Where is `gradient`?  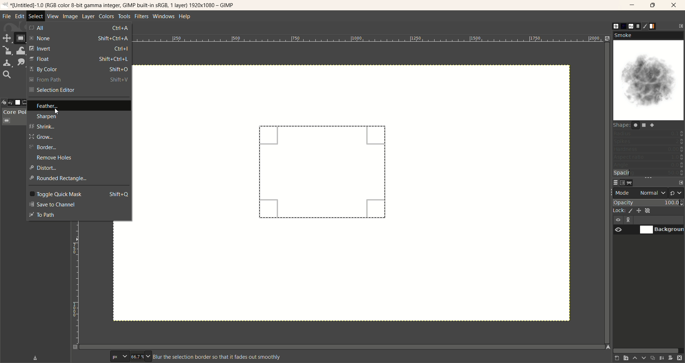 gradient is located at coordinates (653, 26).